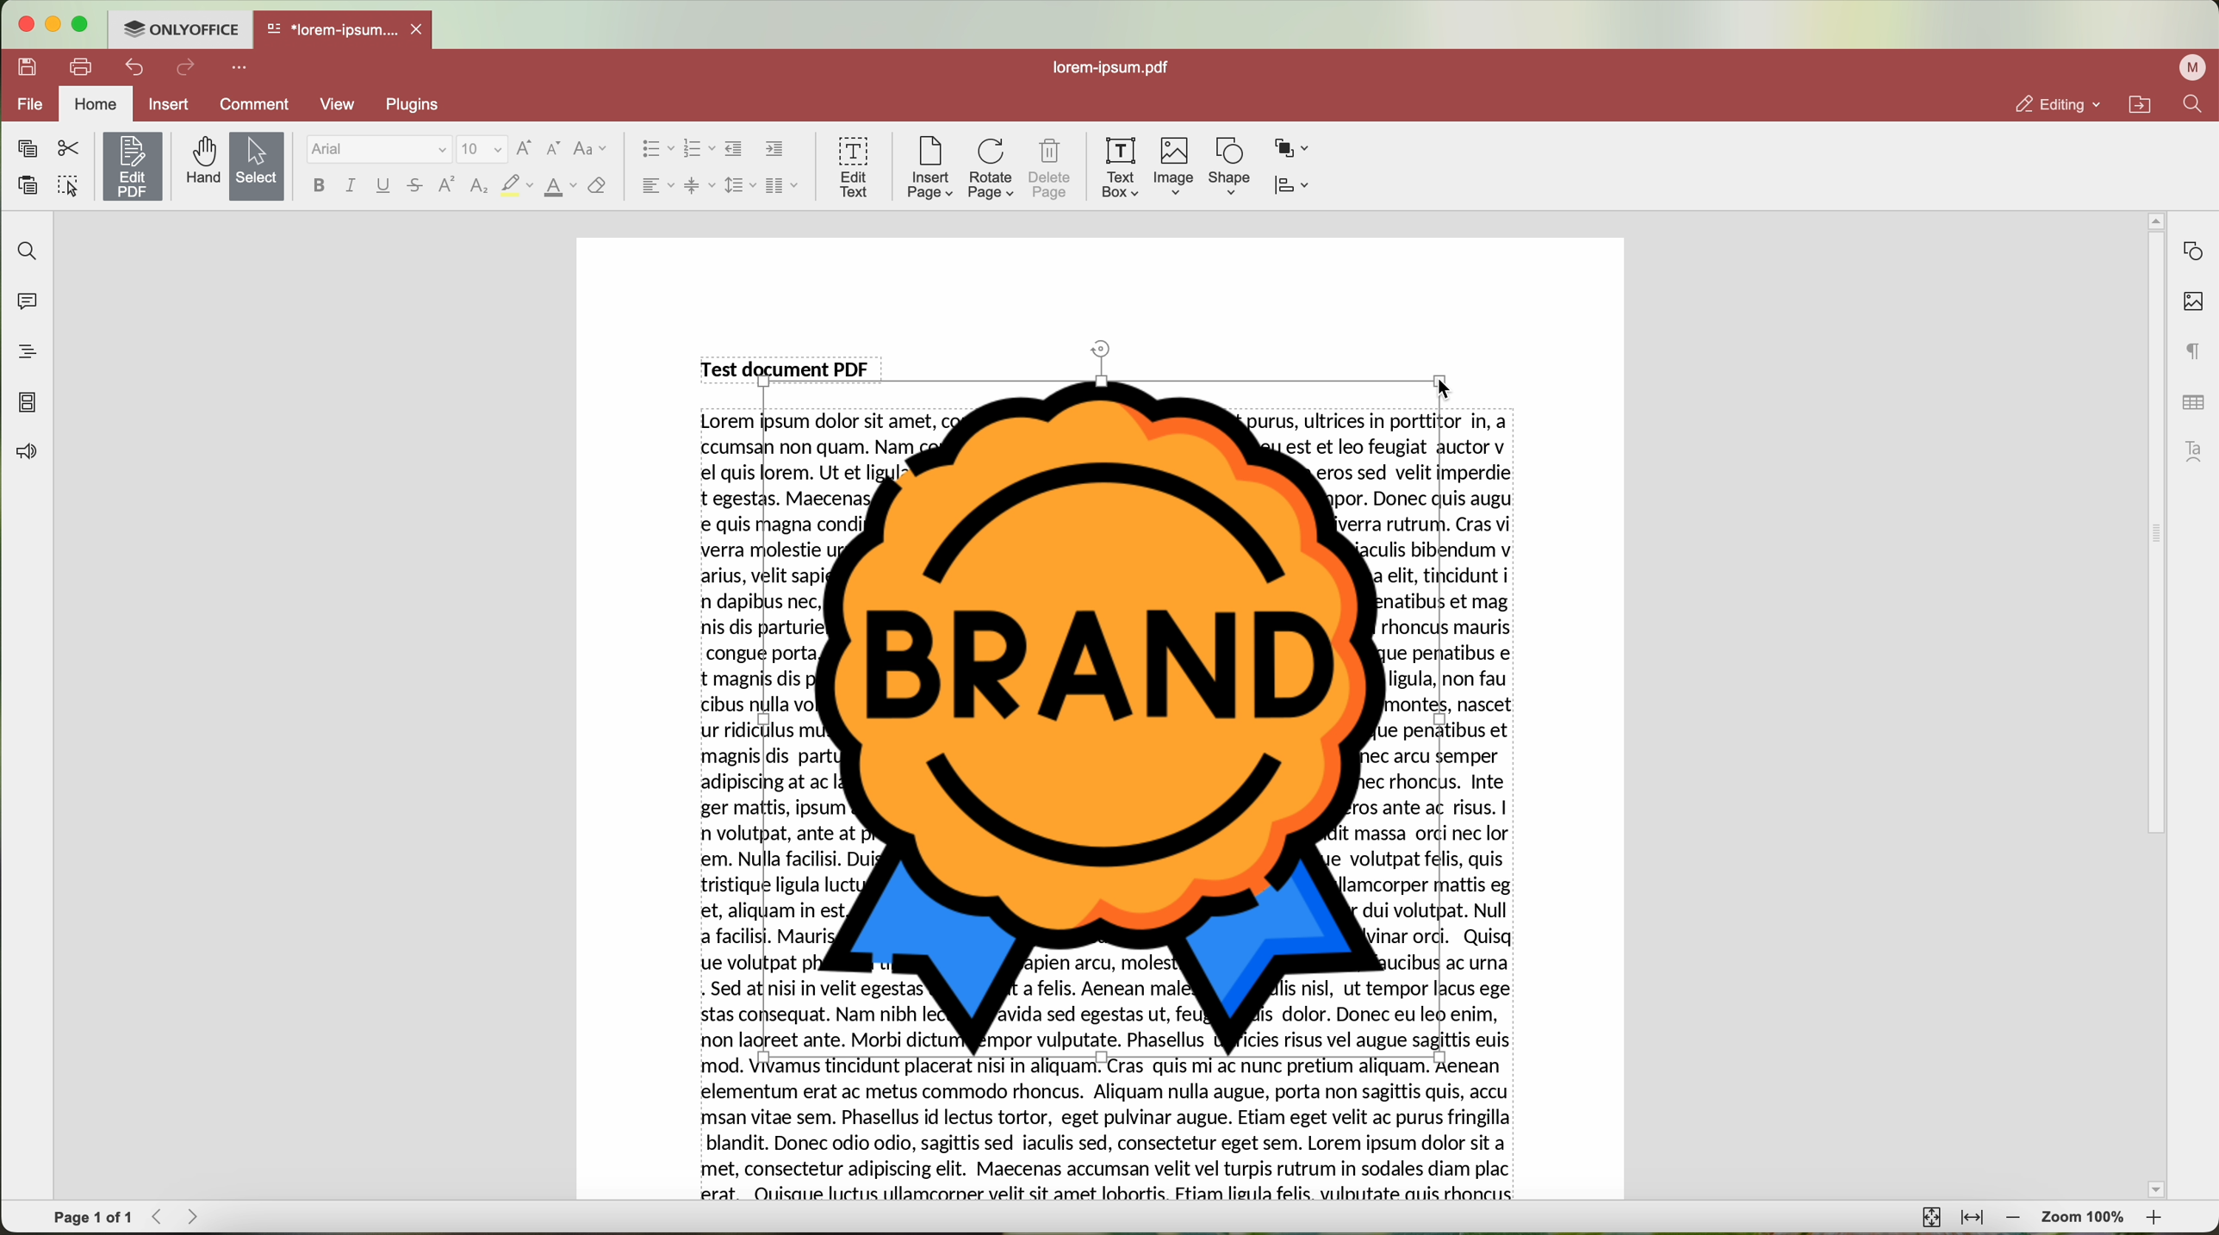  Describe the element at coordinates (855, 165) in the screenshot. I see `edit text` at that location.